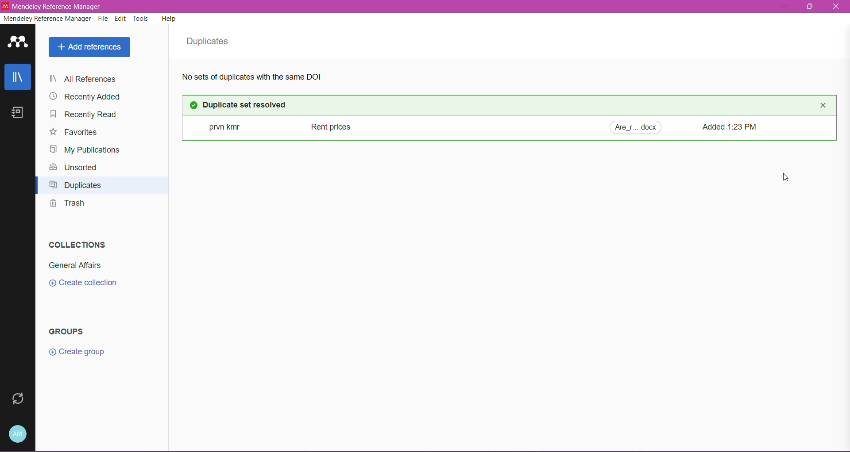 This screenshot has width=850, height=452. I want to click on Click to create new Group, so click(78, 351).